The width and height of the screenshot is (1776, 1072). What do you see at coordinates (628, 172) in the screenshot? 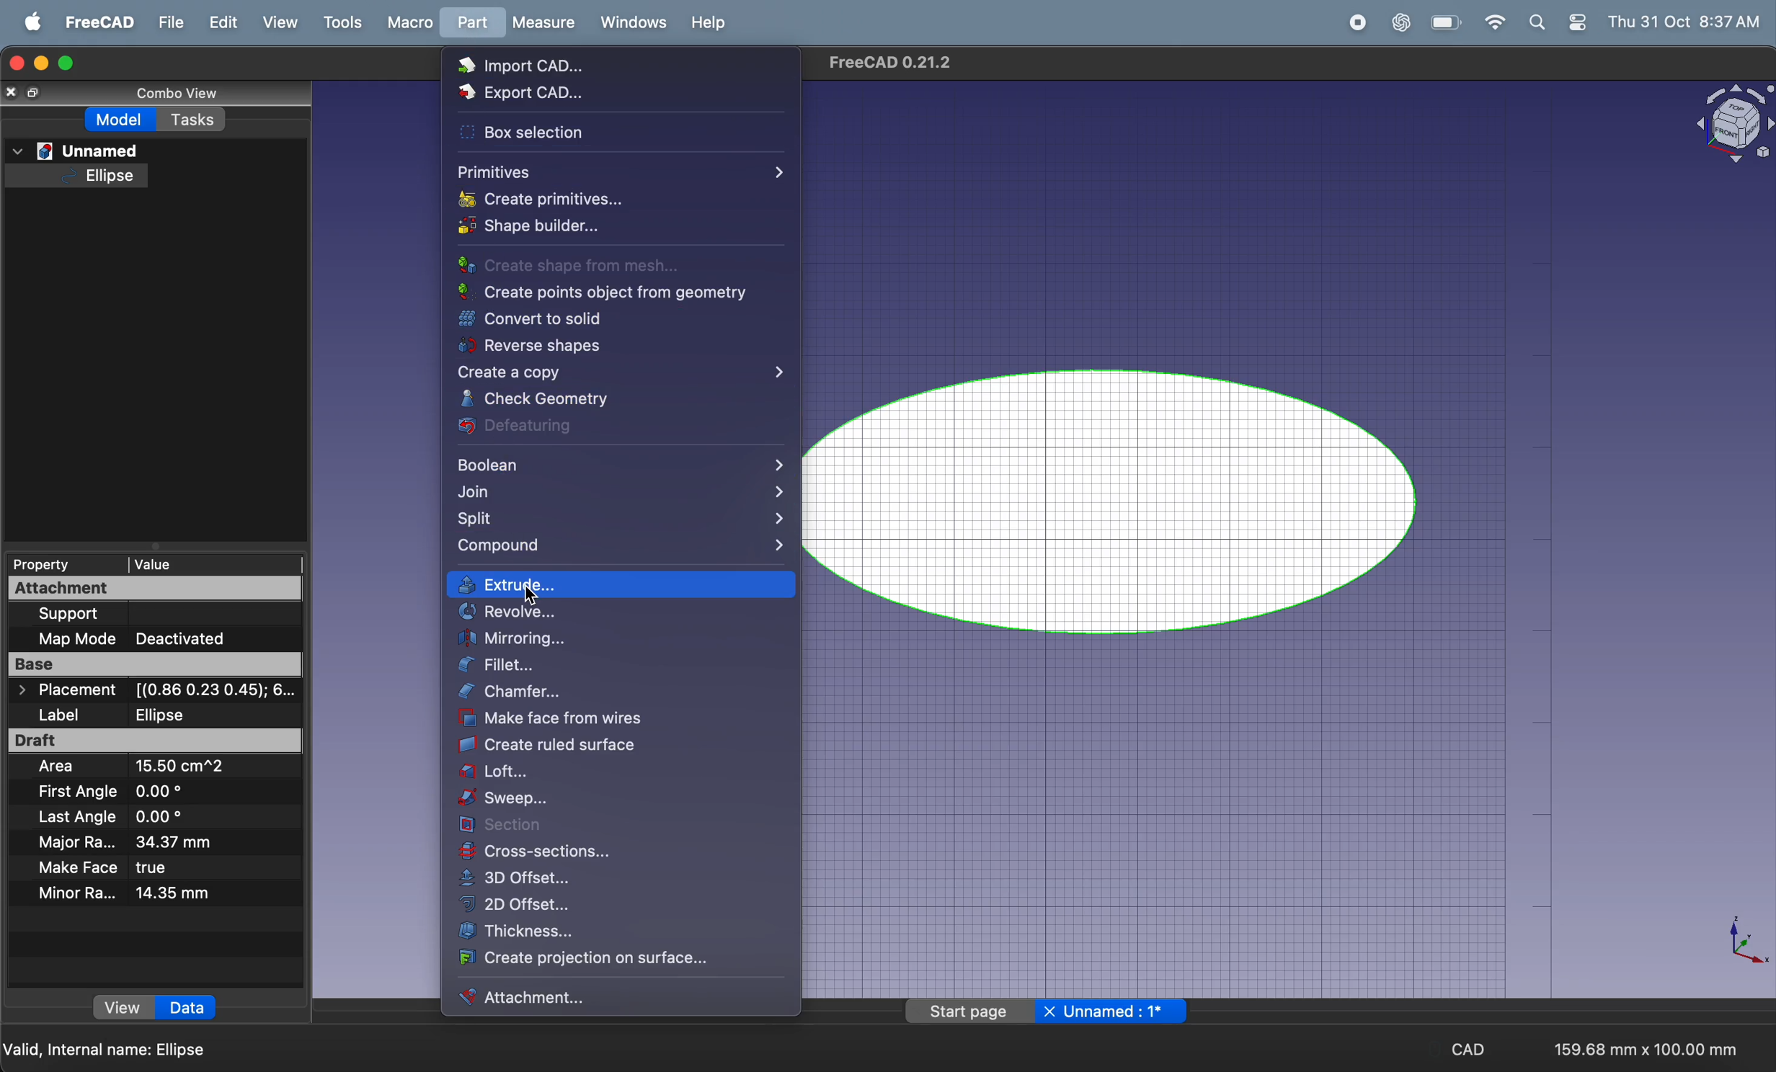
I see `primitives` at bounding box center [628, 172].